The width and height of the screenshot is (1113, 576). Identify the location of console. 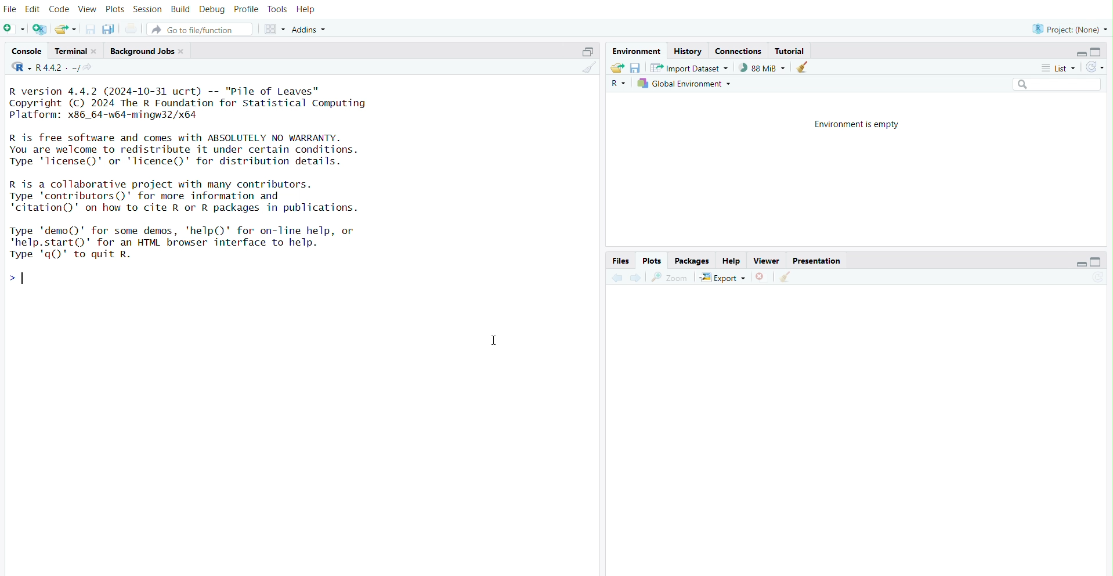
(22, 49).